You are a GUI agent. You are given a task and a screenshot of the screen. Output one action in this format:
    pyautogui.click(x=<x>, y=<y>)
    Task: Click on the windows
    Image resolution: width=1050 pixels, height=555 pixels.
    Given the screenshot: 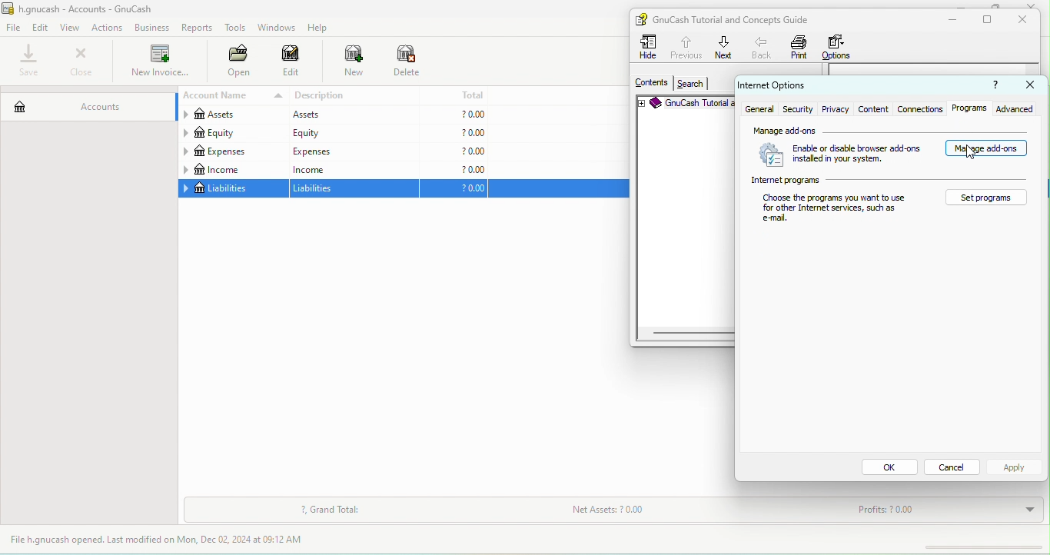 What is the action you would take?
    pyautogui.click(x=275, y=28)
    